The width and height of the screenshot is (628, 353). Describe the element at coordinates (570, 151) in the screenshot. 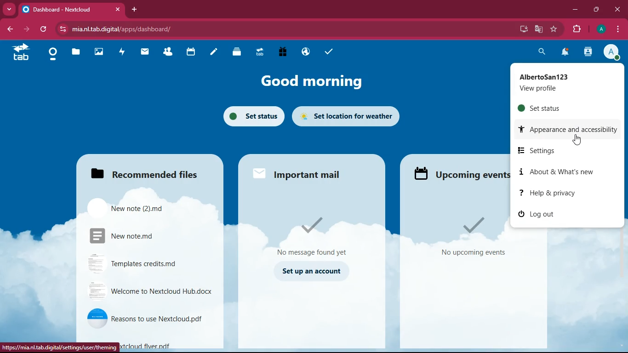

I see `settings` at that location.